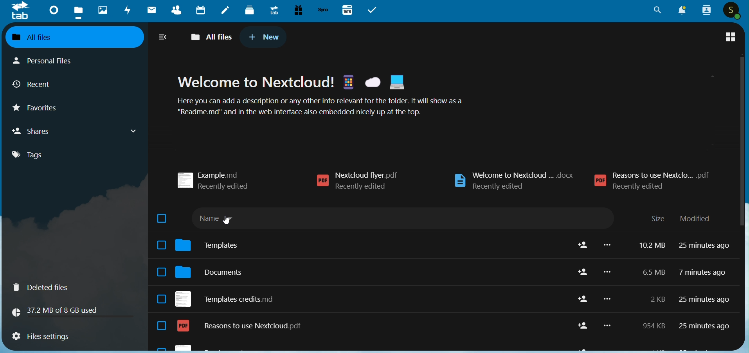 The height and width of the screenshot is (353, 749). Describe the element at coordinates (177, 9) in the screenshot. I see `Contacts` at that location.